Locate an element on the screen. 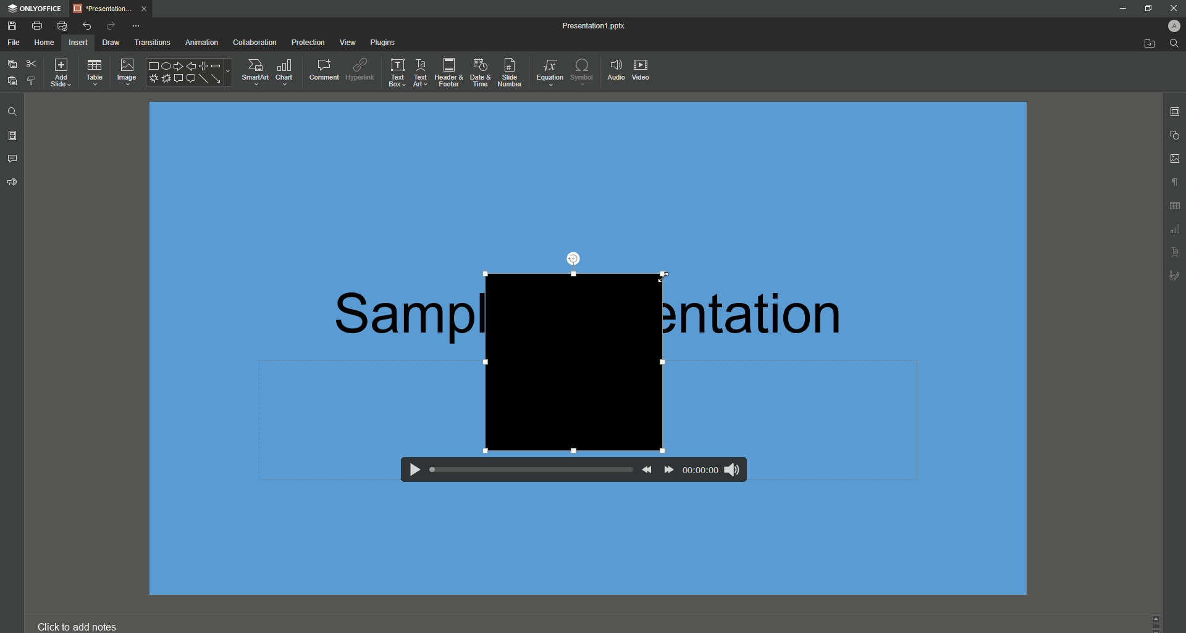  Minimize is located at coordinates (1122, 8).